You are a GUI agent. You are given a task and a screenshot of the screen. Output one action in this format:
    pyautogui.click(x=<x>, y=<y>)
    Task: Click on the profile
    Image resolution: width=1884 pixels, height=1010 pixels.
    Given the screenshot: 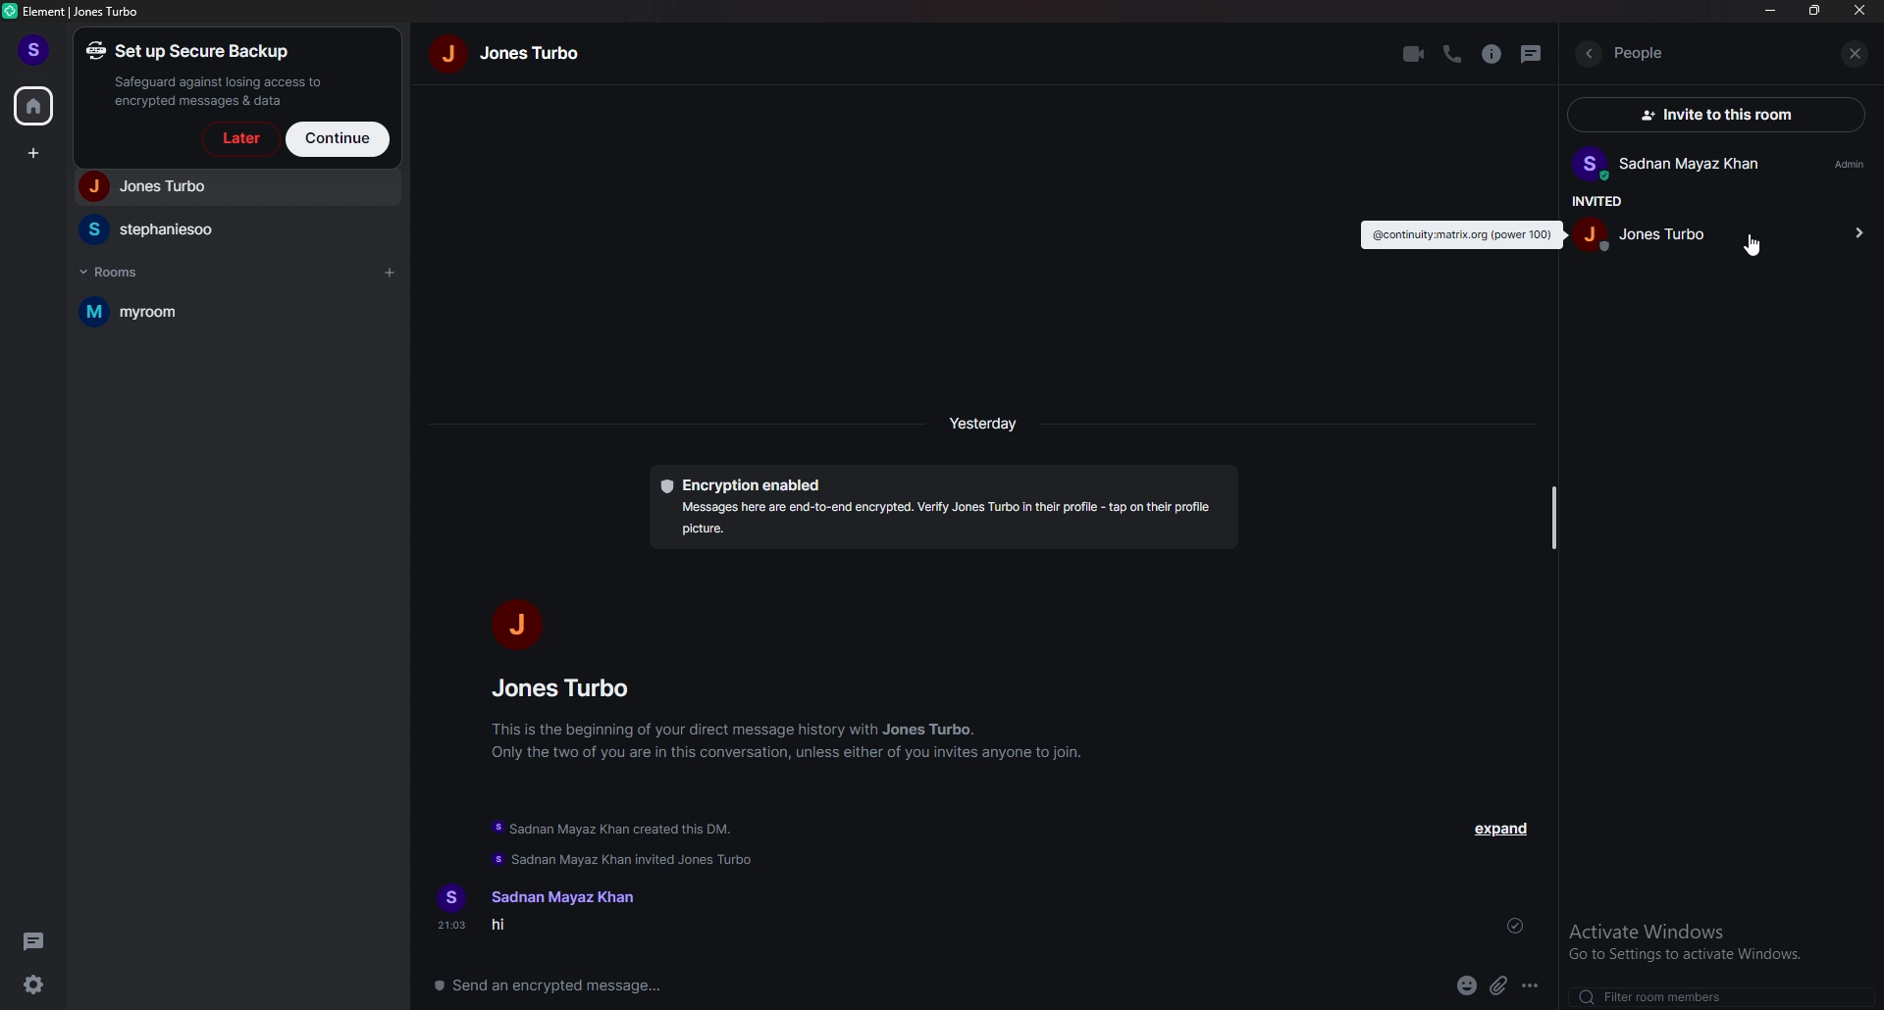 What is the action you would take?
    pyautogui.click(x=37, y=51)
    